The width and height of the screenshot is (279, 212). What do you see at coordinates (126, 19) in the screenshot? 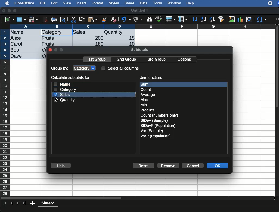
I see `undo` at bounding box center [126, 19].